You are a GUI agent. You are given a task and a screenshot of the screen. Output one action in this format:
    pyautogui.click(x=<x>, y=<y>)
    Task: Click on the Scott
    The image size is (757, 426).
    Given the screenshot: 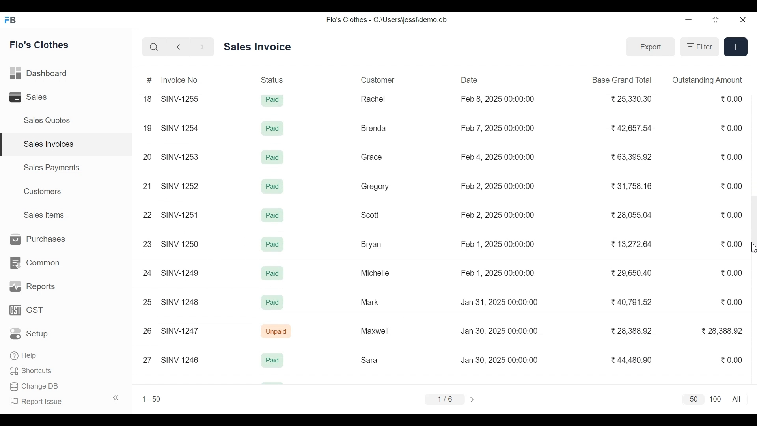 What is the action you would take?
    pyautogui.click(x=371, y=214)
    